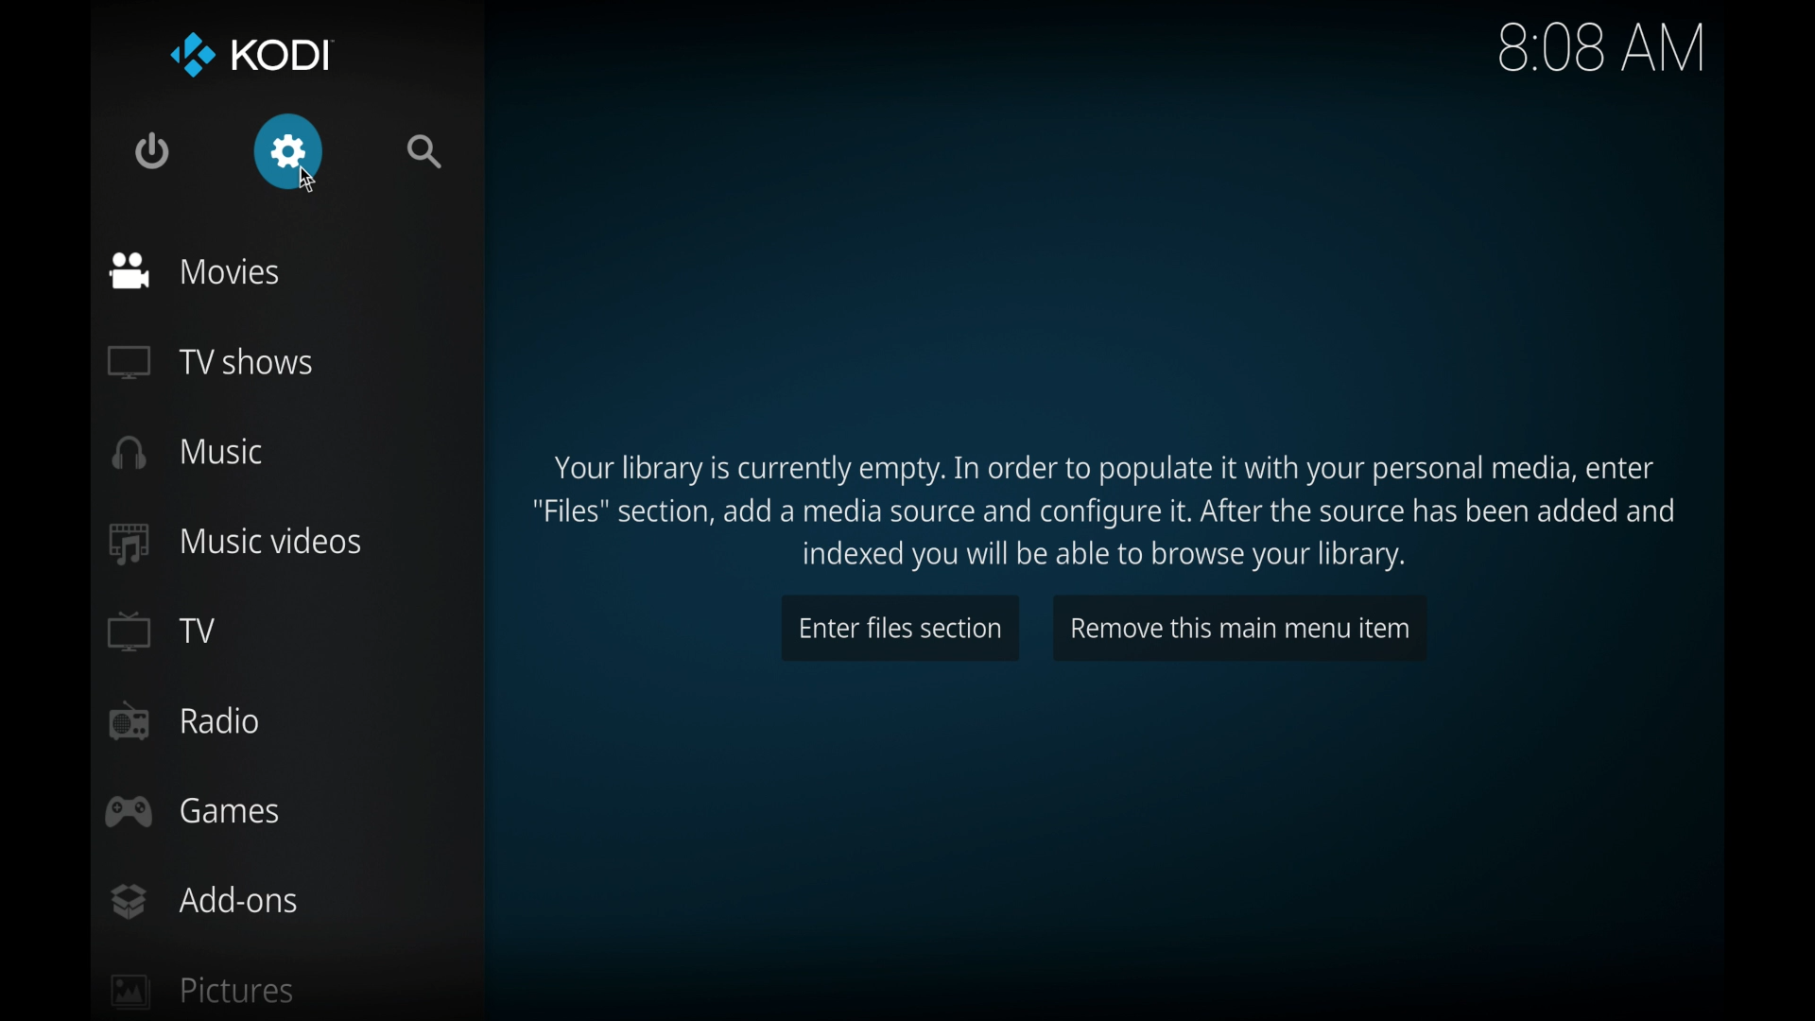 This screenshot has width=1815, height=1021. I want to click on 8.08 am, so click(1605, 47).